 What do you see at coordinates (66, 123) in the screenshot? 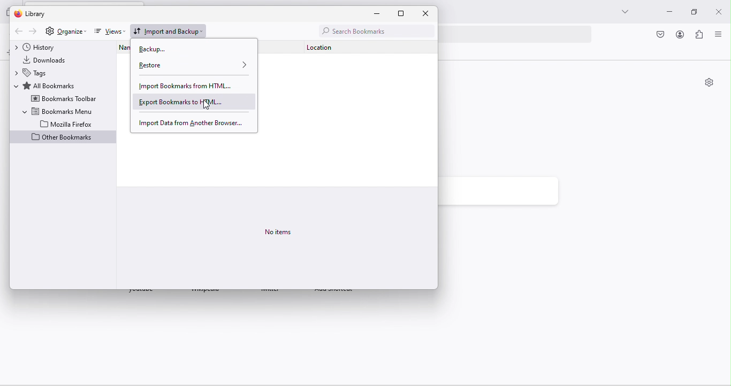
I see `mozilla firefox` at bounding box center [66, 123].